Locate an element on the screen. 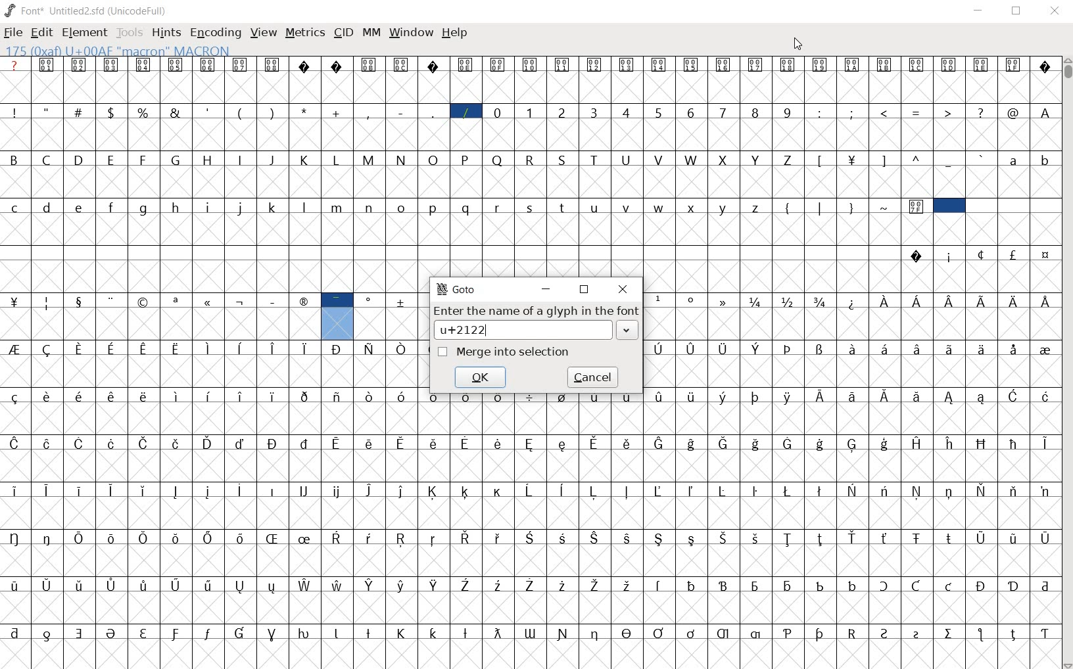 Image resolution: width=1073 pixels, height=669 pixels. WINDOW is located at coordinates (410, 33).